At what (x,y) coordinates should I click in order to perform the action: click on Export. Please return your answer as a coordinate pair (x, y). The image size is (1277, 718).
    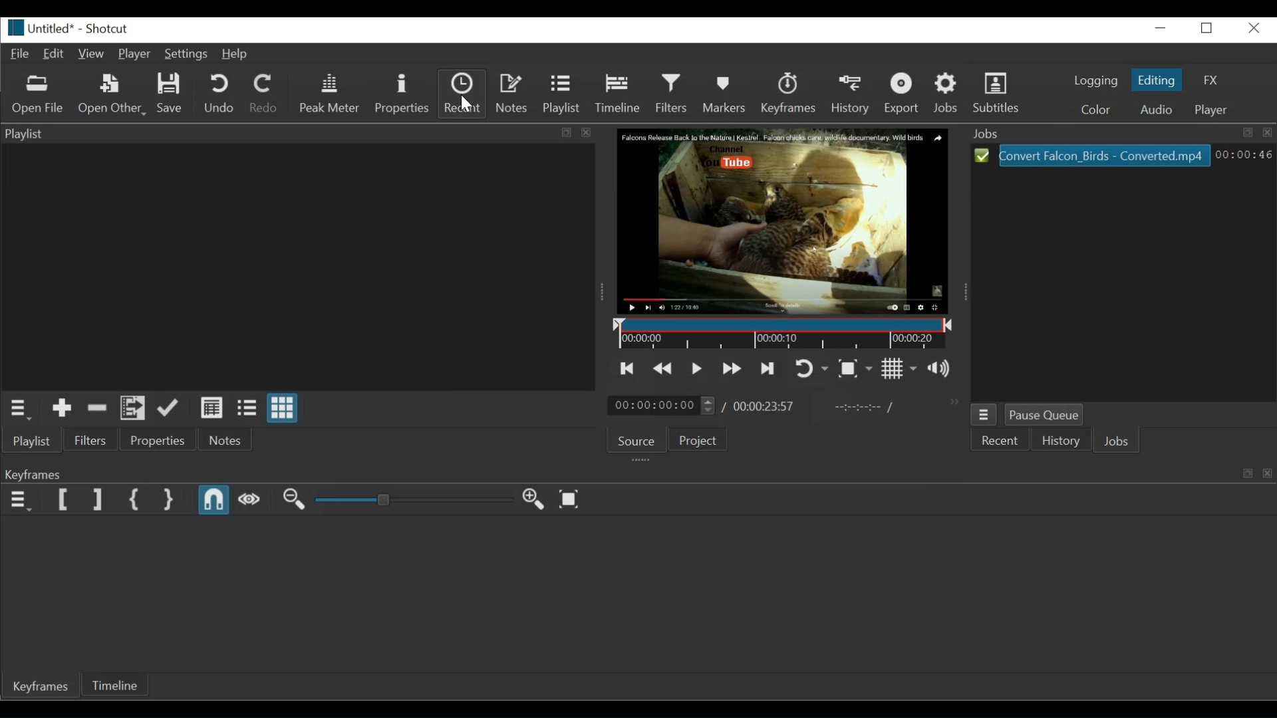
    Looking at the image, I should click on (905, 95).